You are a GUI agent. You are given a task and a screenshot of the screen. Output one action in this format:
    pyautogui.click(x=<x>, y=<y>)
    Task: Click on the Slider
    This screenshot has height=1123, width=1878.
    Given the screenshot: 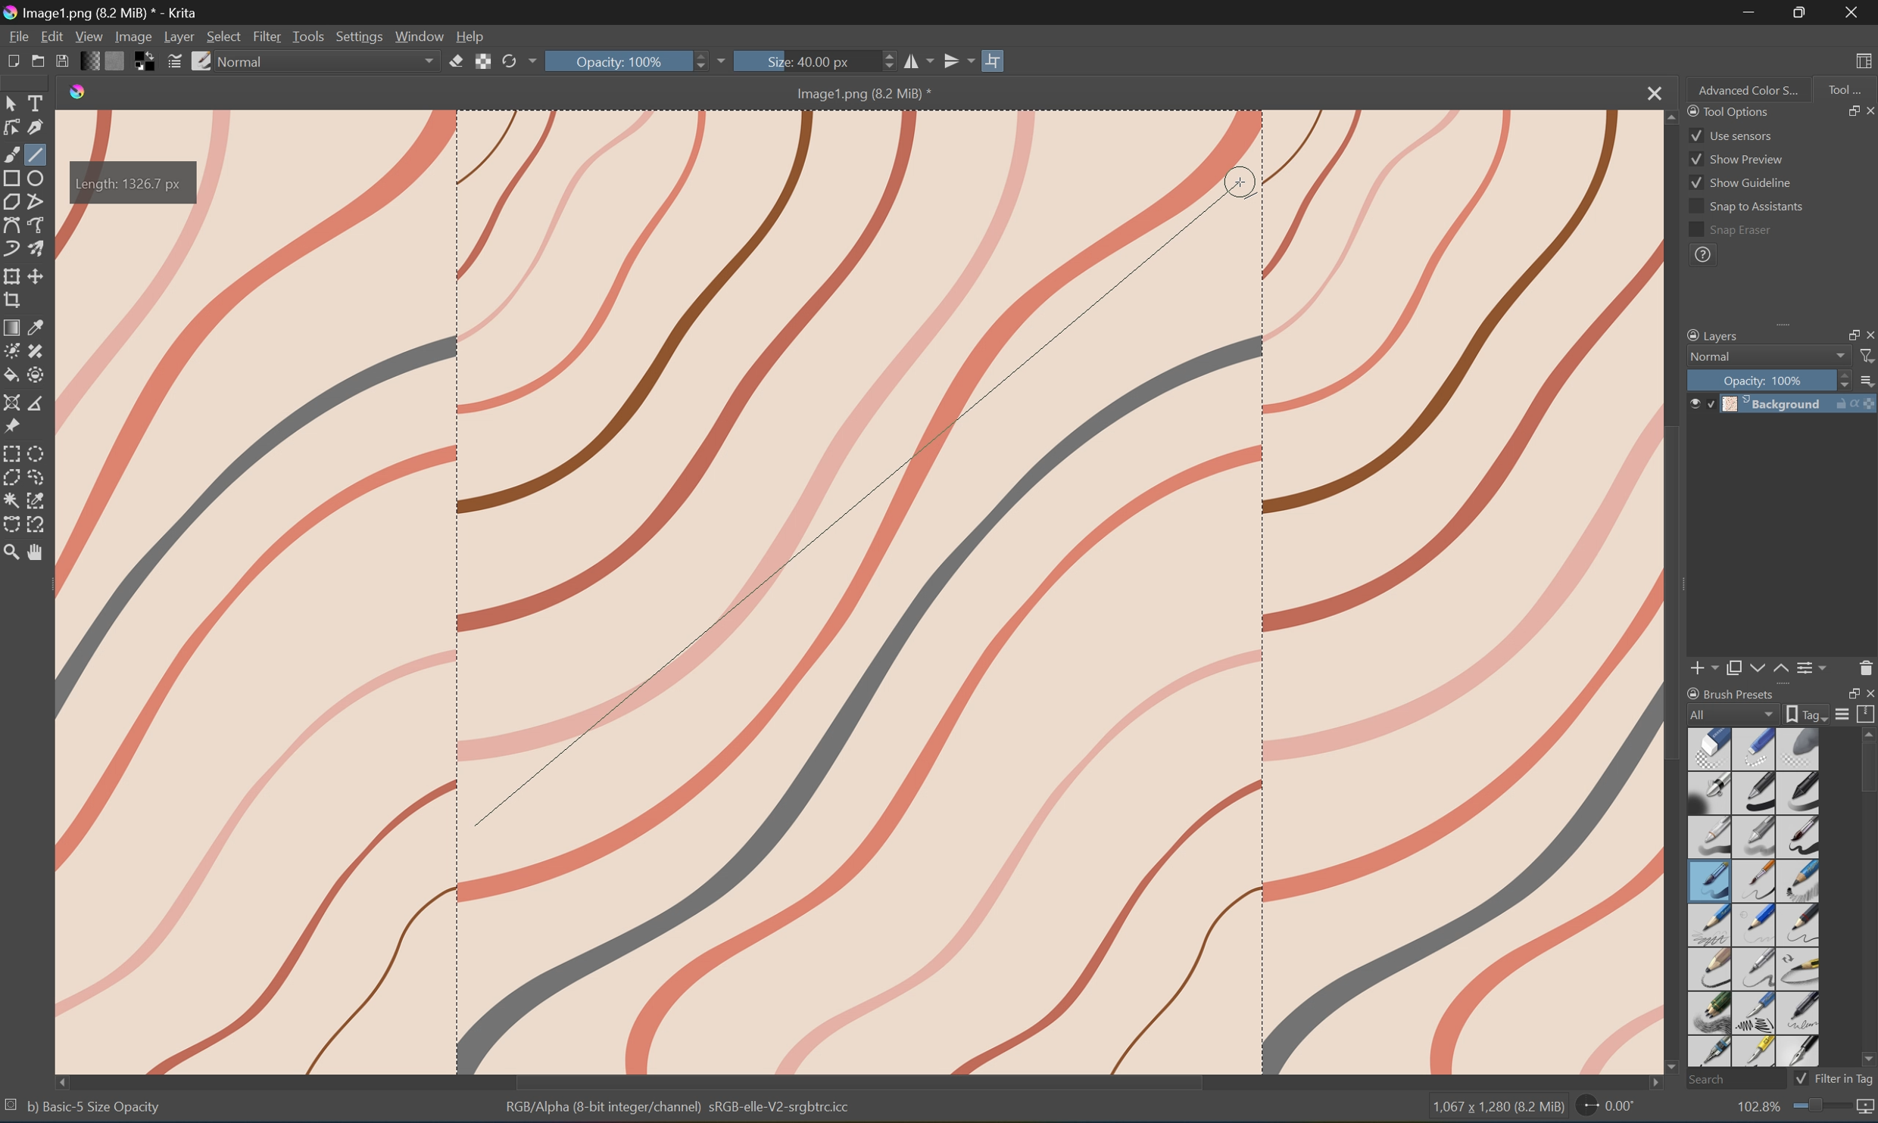 What is the action you would take?
    pyautogui.click(x=703, y=61)
    